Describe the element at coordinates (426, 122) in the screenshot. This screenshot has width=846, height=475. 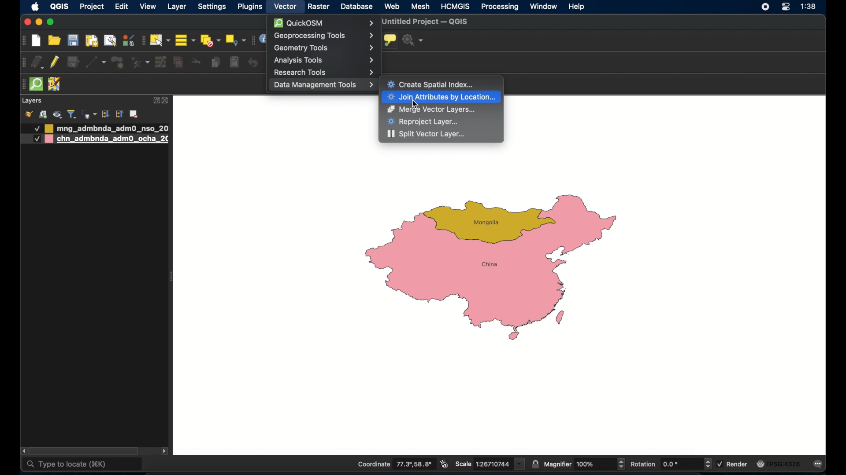
I see `Reproject Layer...` at that location.